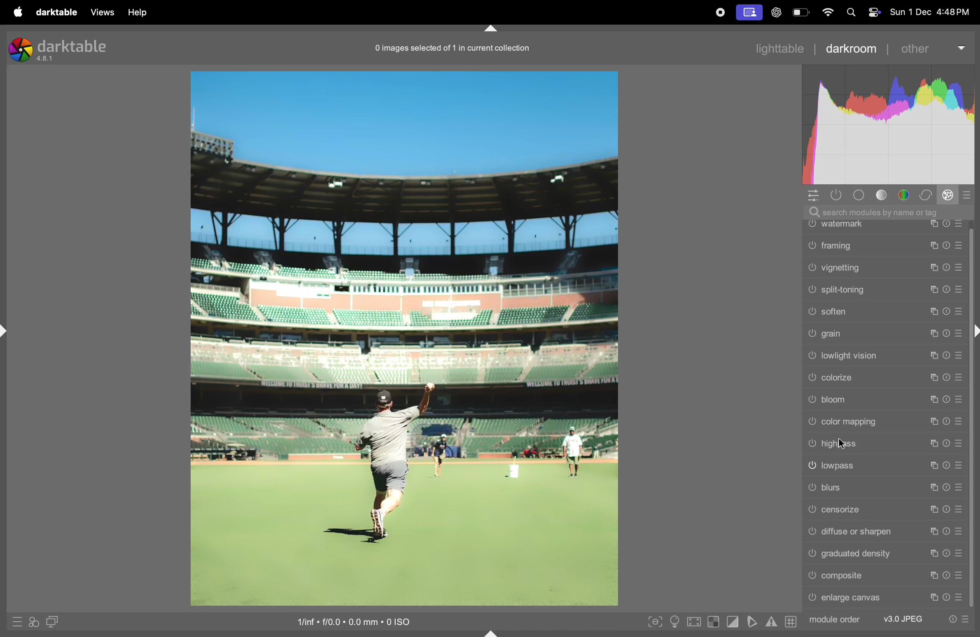 This screenshot has height=637, width=980. I want to click on compatible, so click(884, 576).